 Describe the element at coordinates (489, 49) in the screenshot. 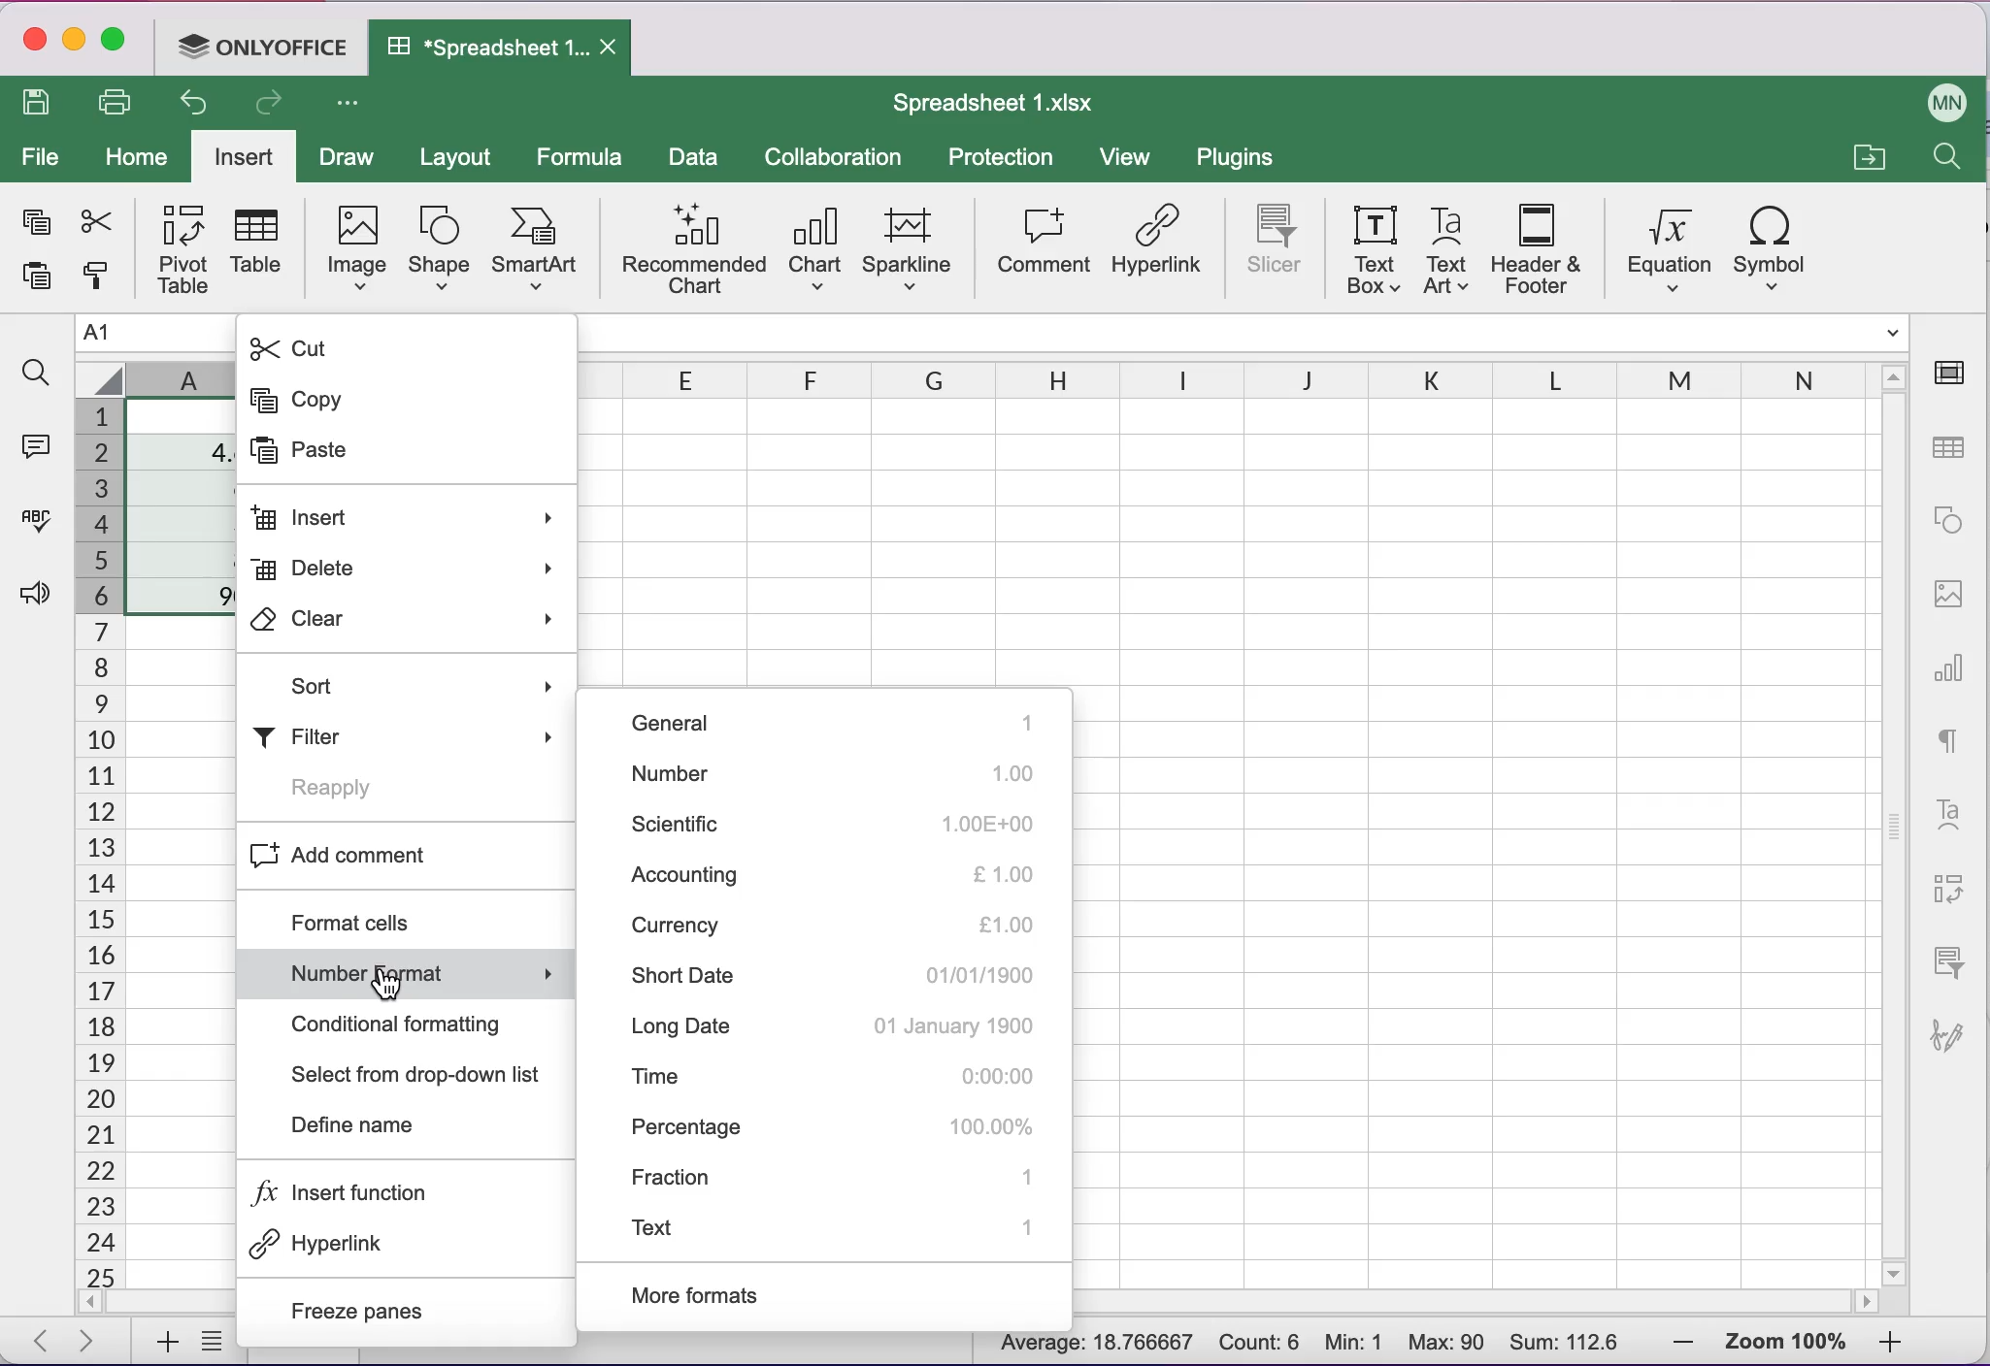

I see `Spreadsheet 1.xIsx` at that location.